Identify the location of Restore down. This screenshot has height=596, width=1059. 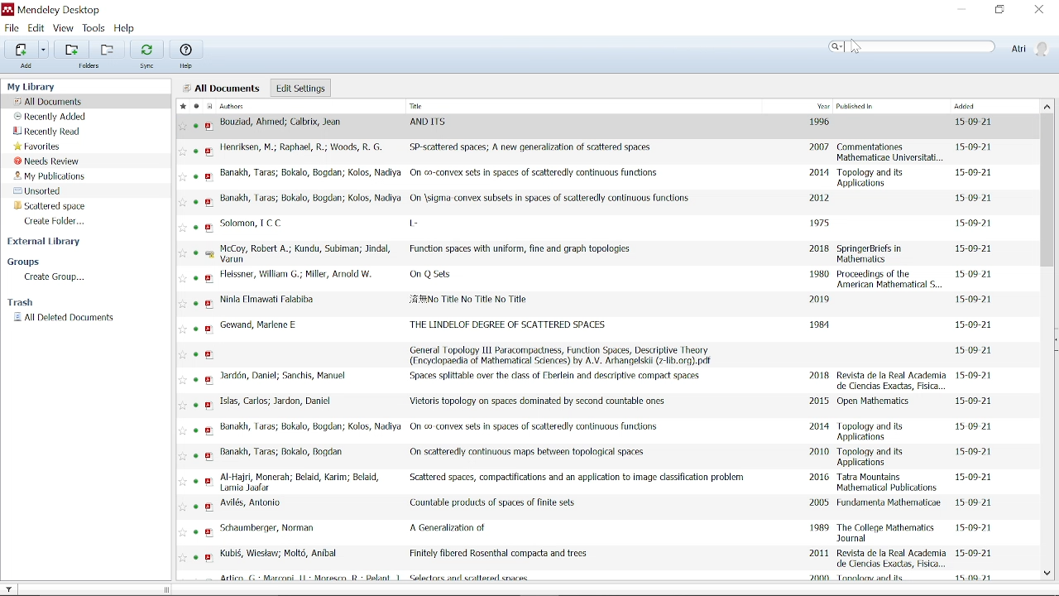
(998, 10).